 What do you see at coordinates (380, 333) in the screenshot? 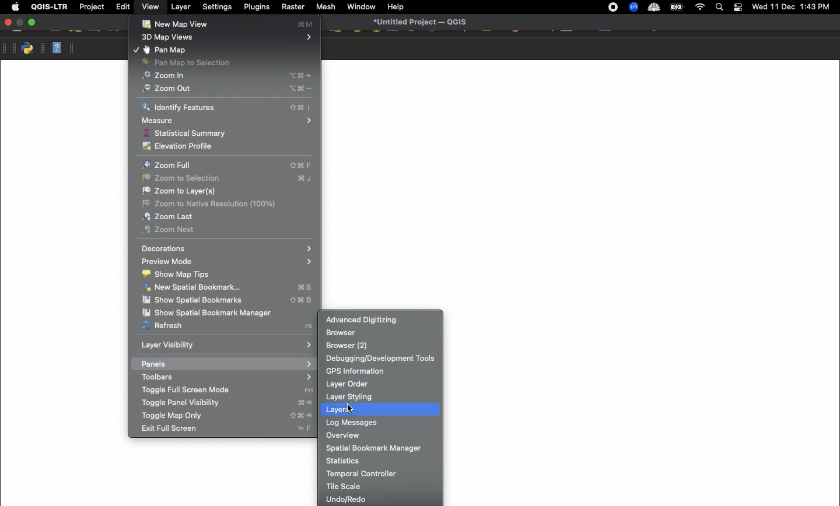
I see `Browser` at bounding box center [380, 333].